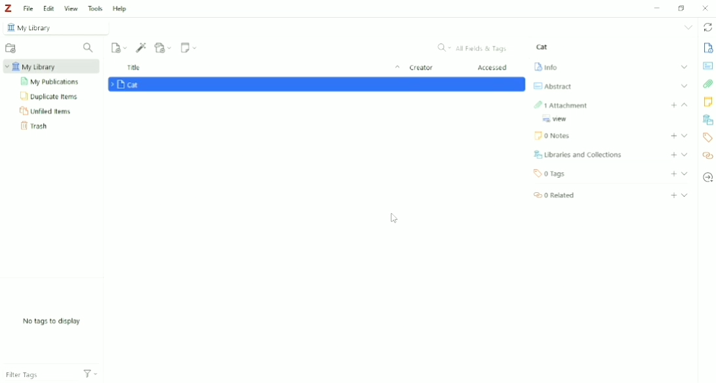  Describe the element at coordinates (707, 120) in the screenshot. I see `Libraries and Collections` at that location.